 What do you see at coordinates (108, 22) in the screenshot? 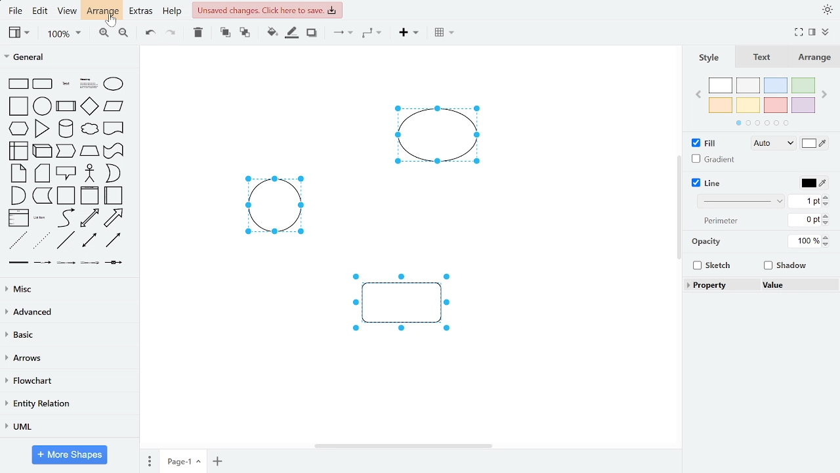
I see `Cursor` at bounding box center [108, 22].